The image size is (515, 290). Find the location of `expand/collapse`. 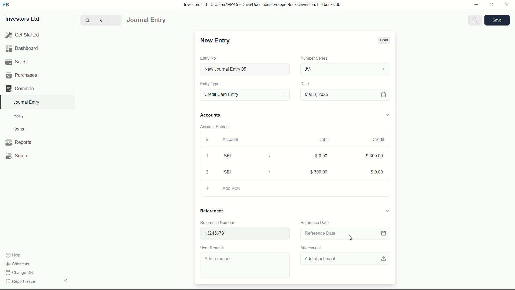

expand/collapse is located at coordinates (65, 280).